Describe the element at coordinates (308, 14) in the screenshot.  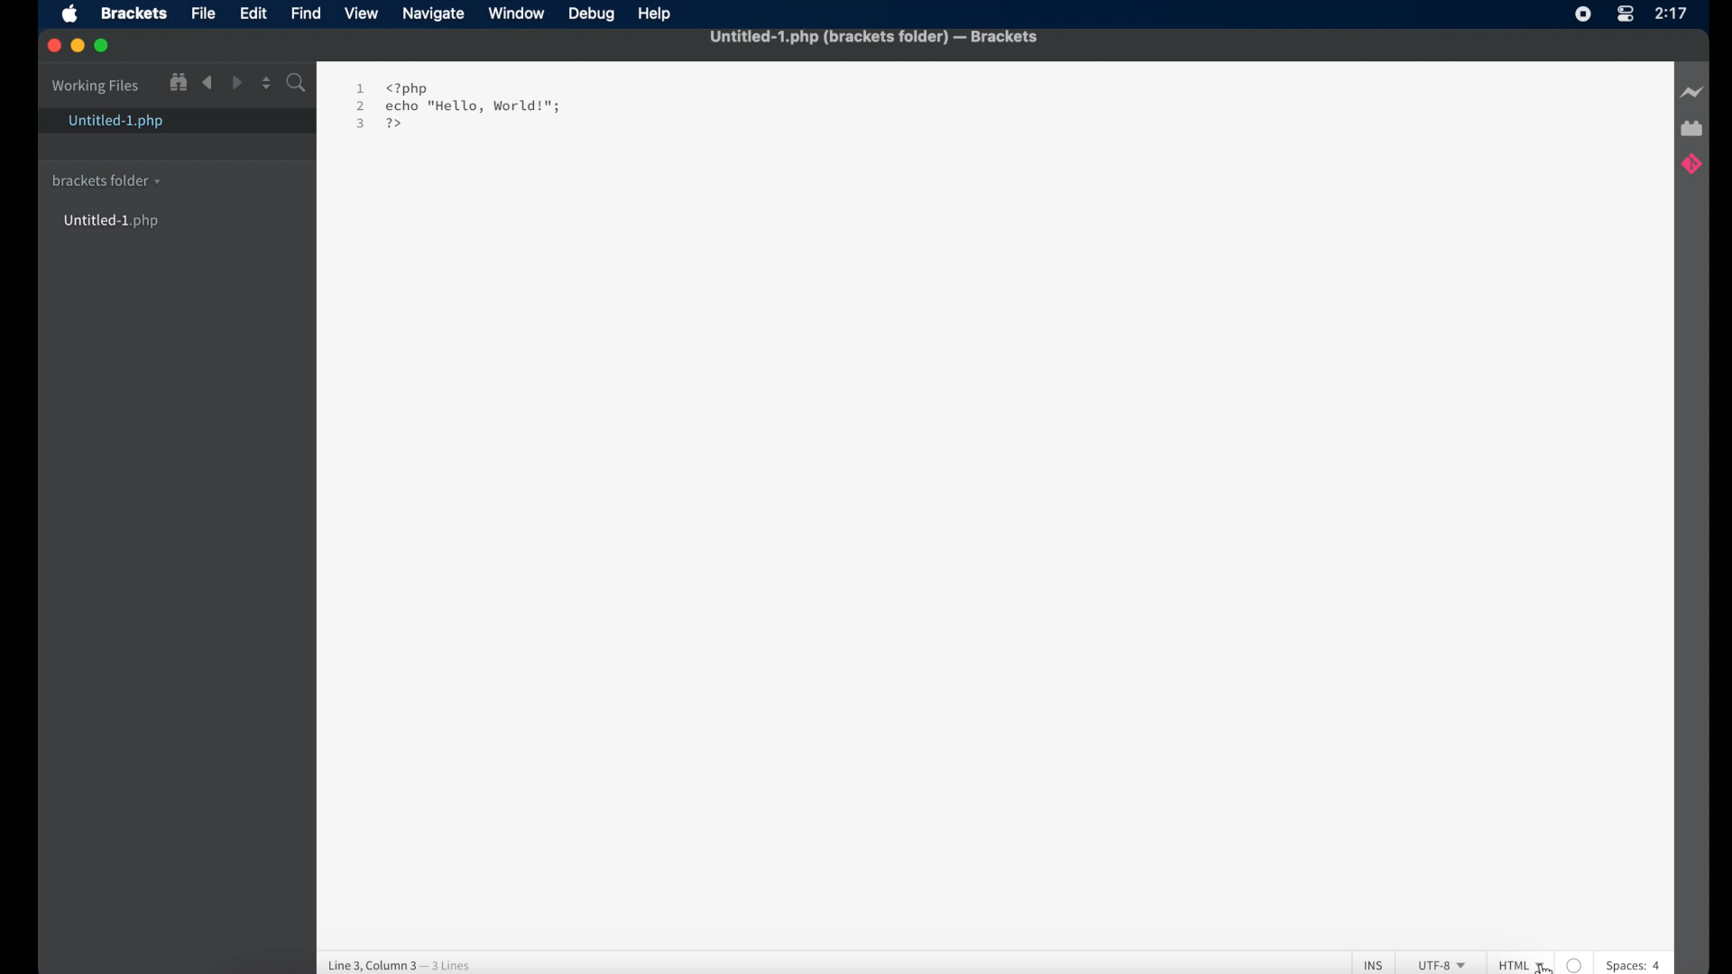
I see `find` at that location.